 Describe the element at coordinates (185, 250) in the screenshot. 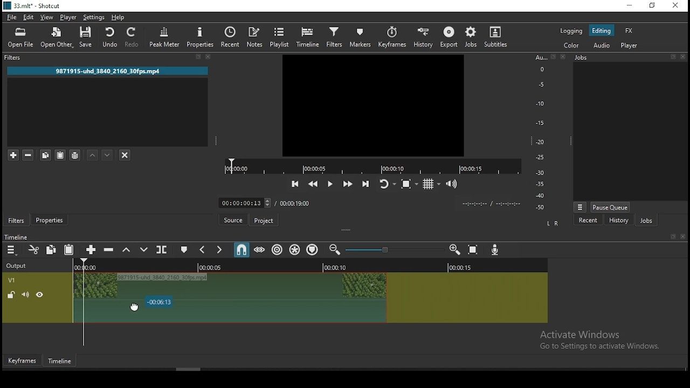

I see `create/edit marker` at that location.